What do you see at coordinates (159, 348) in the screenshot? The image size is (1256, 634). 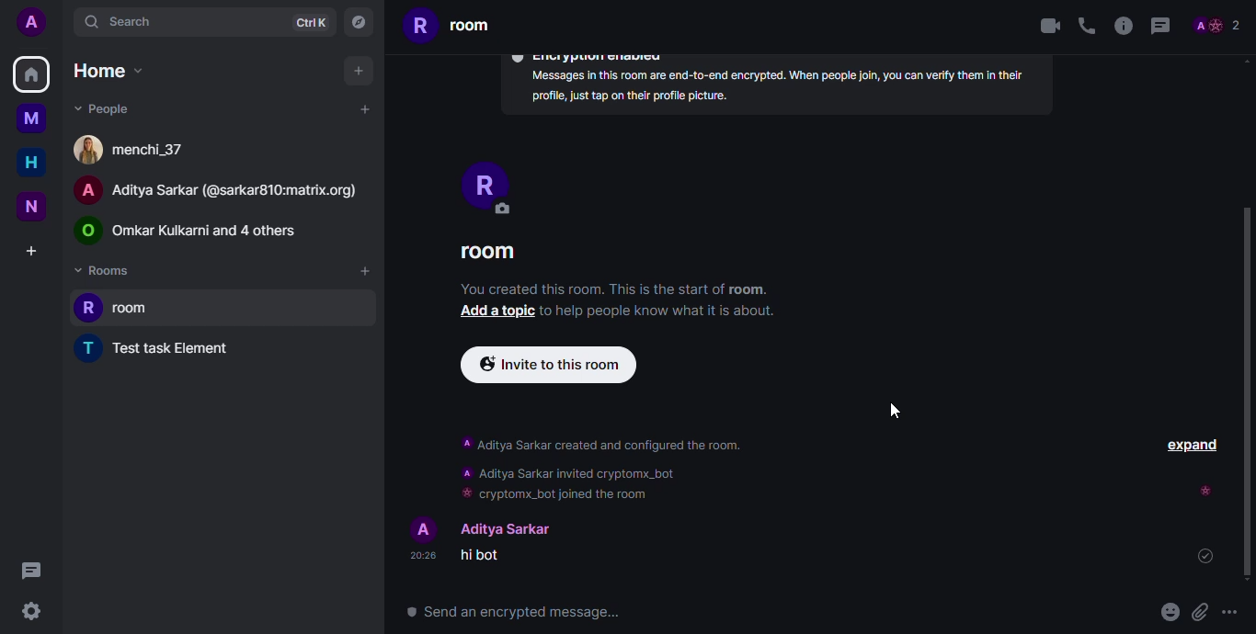 I see `test task element` at bounding box center [159, 348].